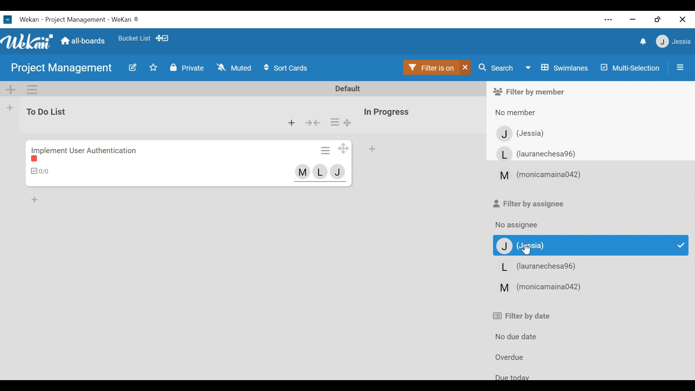 The height and width of the screenshot is (391, 695). Describe the element at coordinates (32, 89) in the screenshot. I see `Swimlane actions` at that location.